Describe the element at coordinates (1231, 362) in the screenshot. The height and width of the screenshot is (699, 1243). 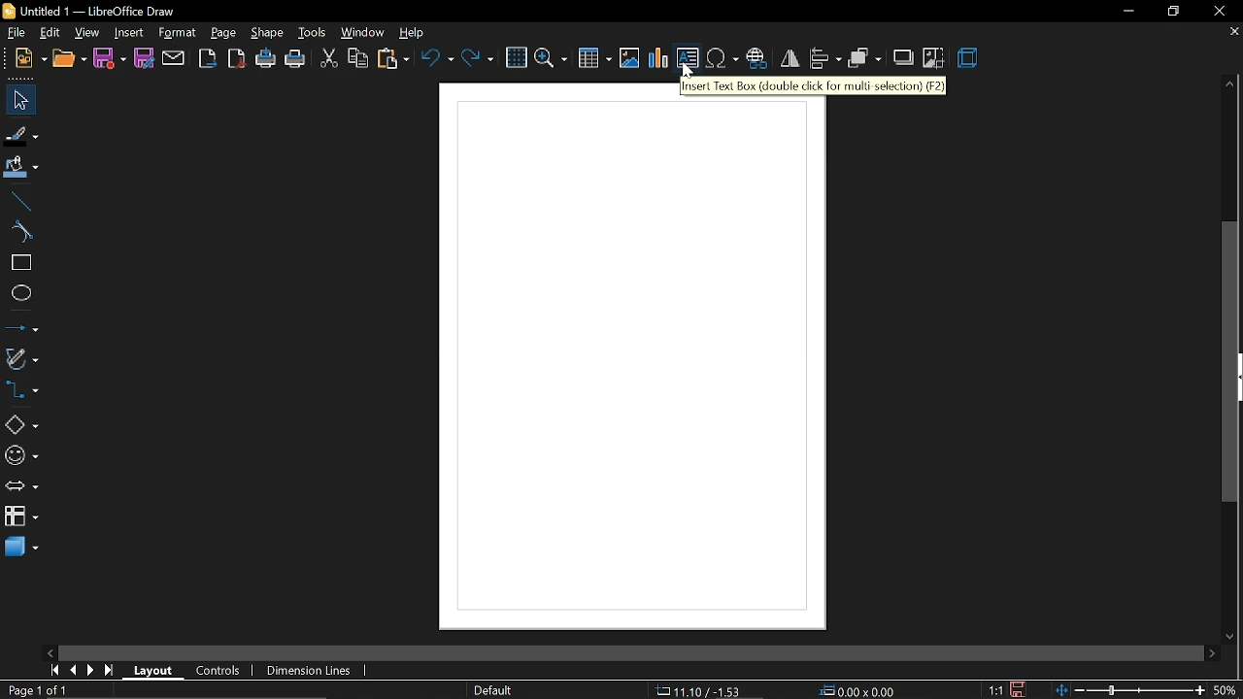
I see `vertical scrollbar` at that location.